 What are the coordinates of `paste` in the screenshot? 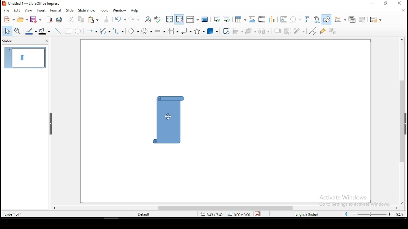 It's located at (94, 20).